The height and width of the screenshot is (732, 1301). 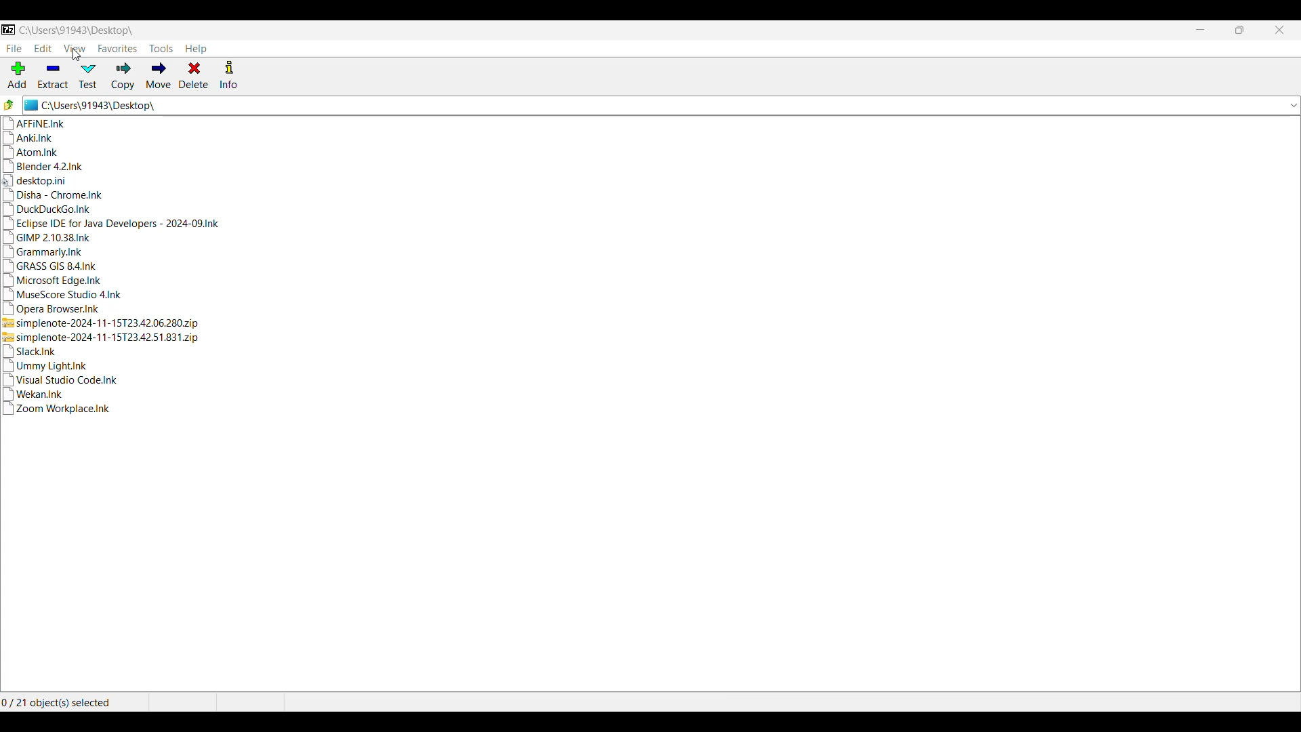 What do you see at coordinates (53, 77) in the screenshot?
I see `Extract` at bounding box center [53, 77].